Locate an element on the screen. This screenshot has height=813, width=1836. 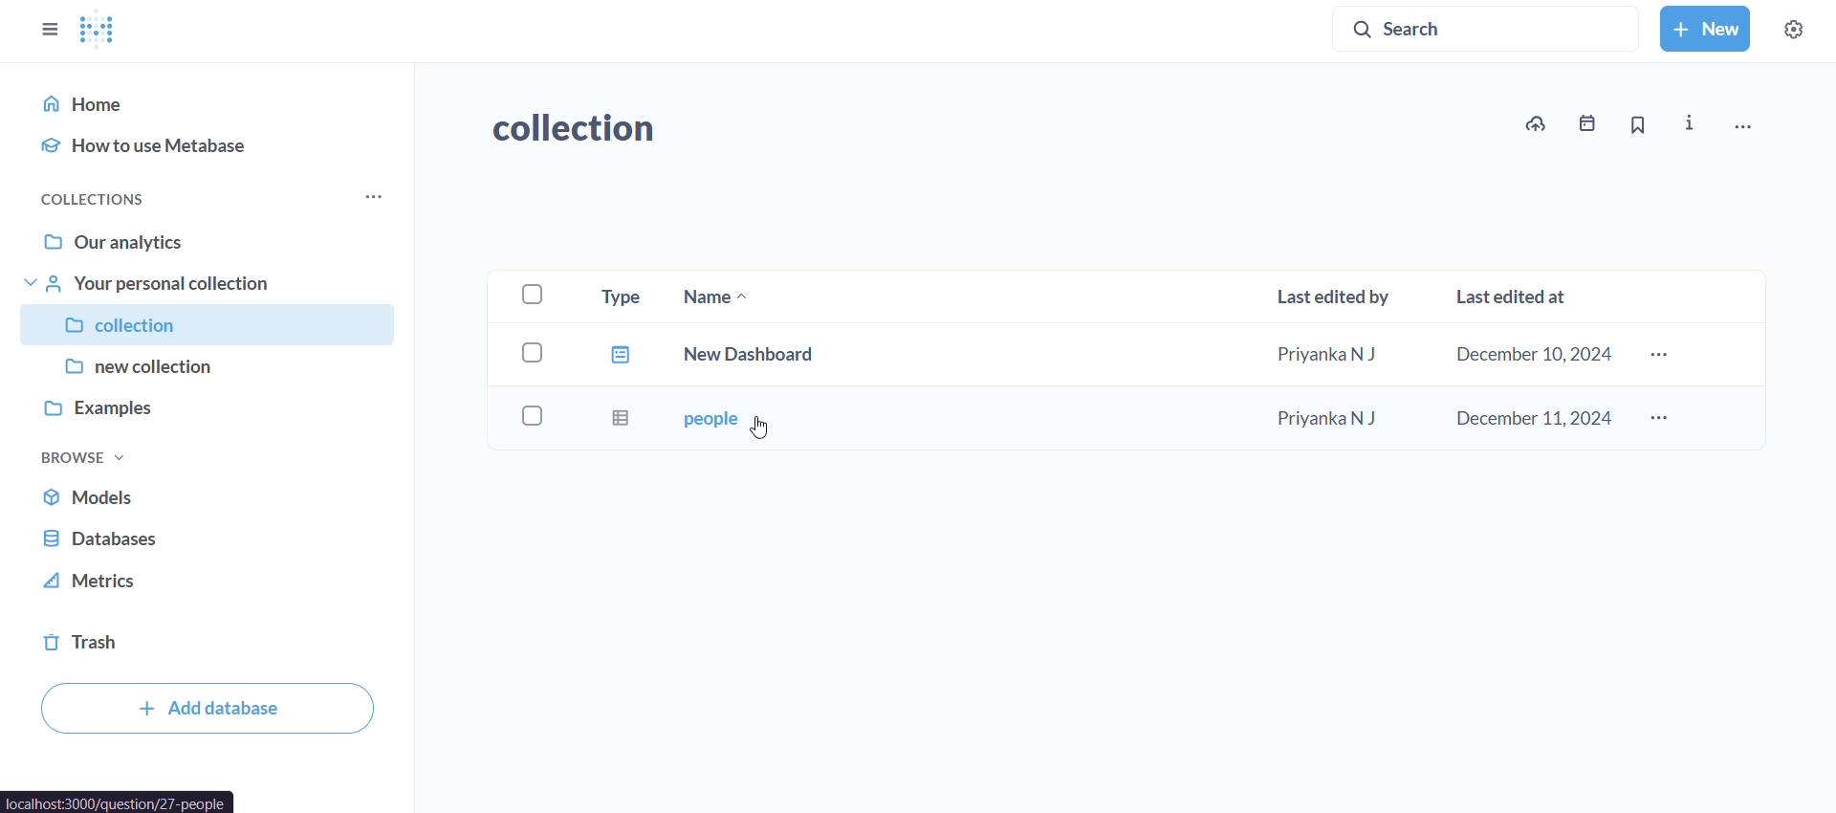
december 10,2024 is located at coordinates (1535, 359).